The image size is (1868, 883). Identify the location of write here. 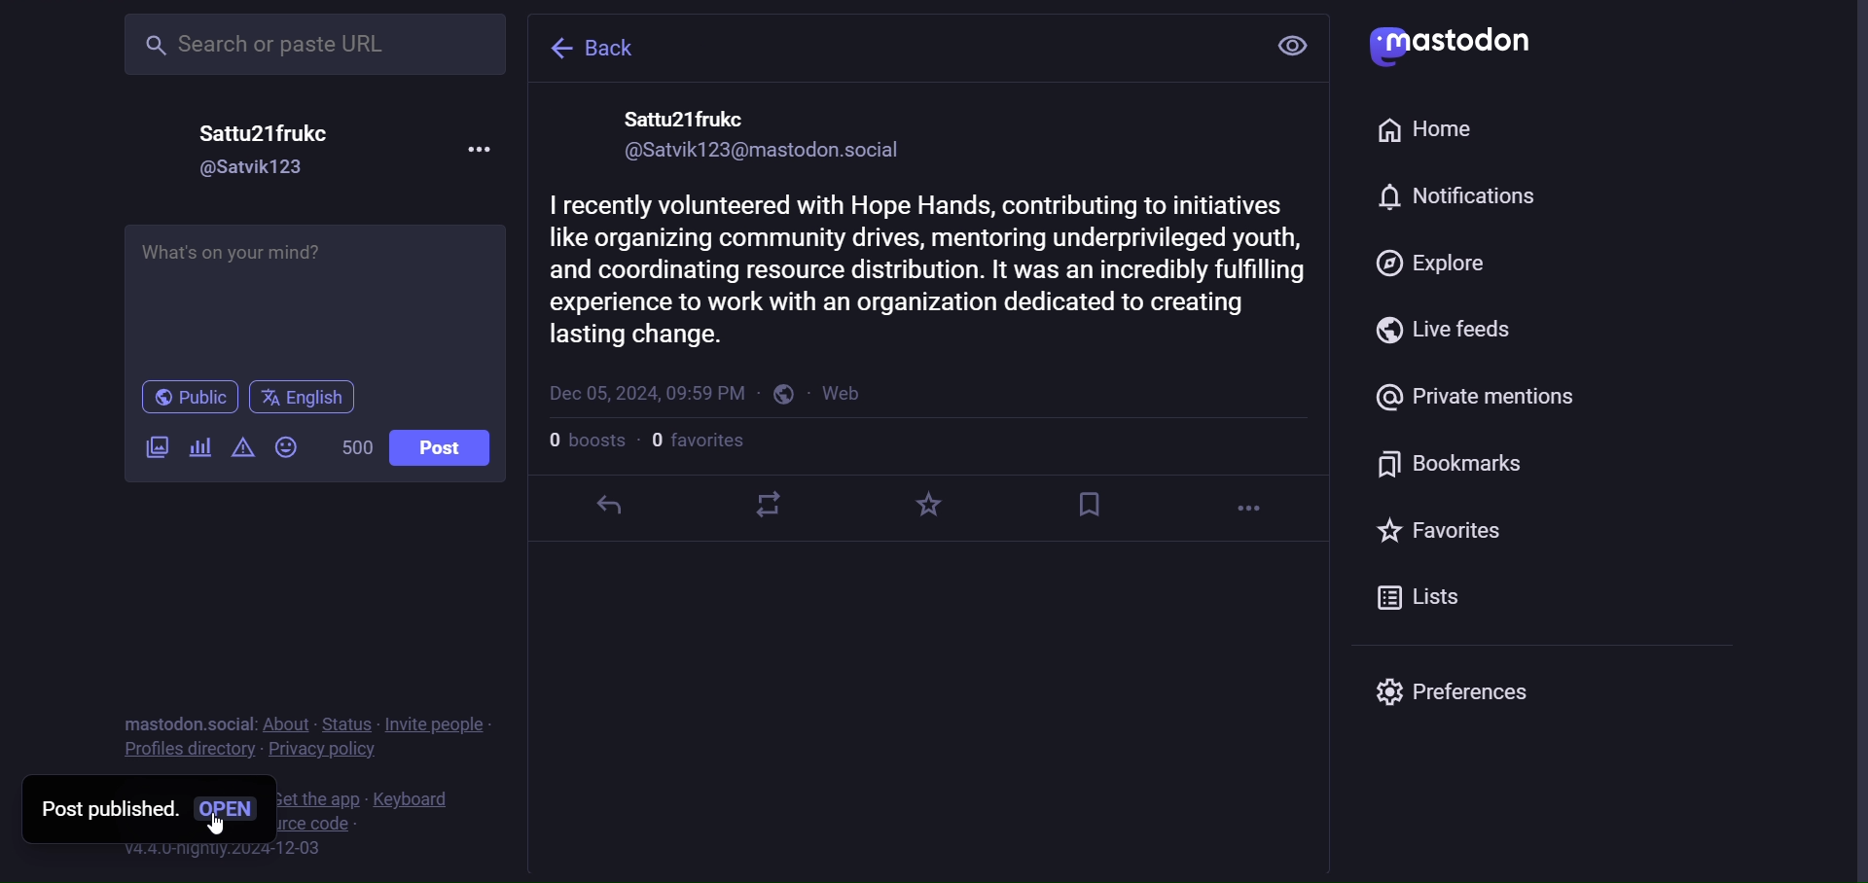
(315, 294).